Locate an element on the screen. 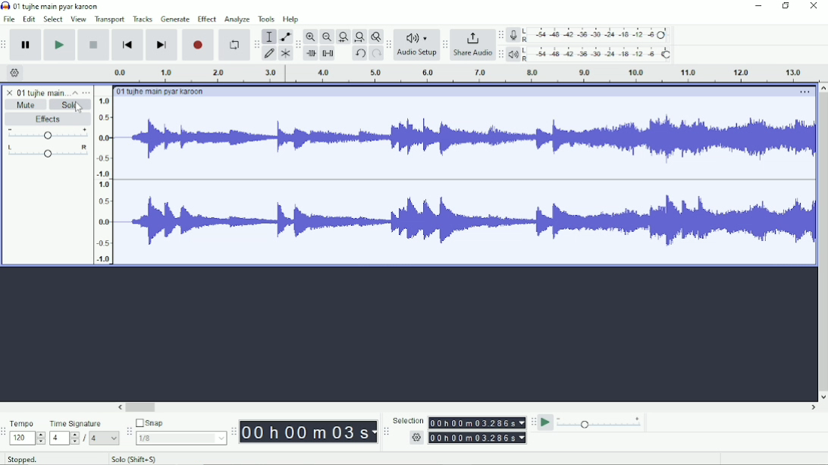 The width and height of the screenshot is (828, 465). Silence audio selection is located at coordinates (328, 53).